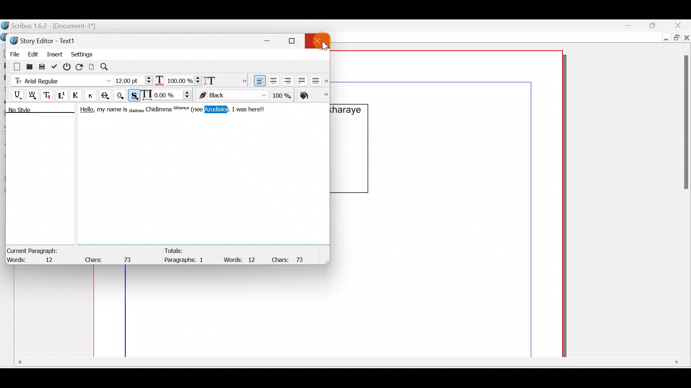  Describe the element at coordinates (42, 66) in the screenshot. I see `Save to file` at that location.